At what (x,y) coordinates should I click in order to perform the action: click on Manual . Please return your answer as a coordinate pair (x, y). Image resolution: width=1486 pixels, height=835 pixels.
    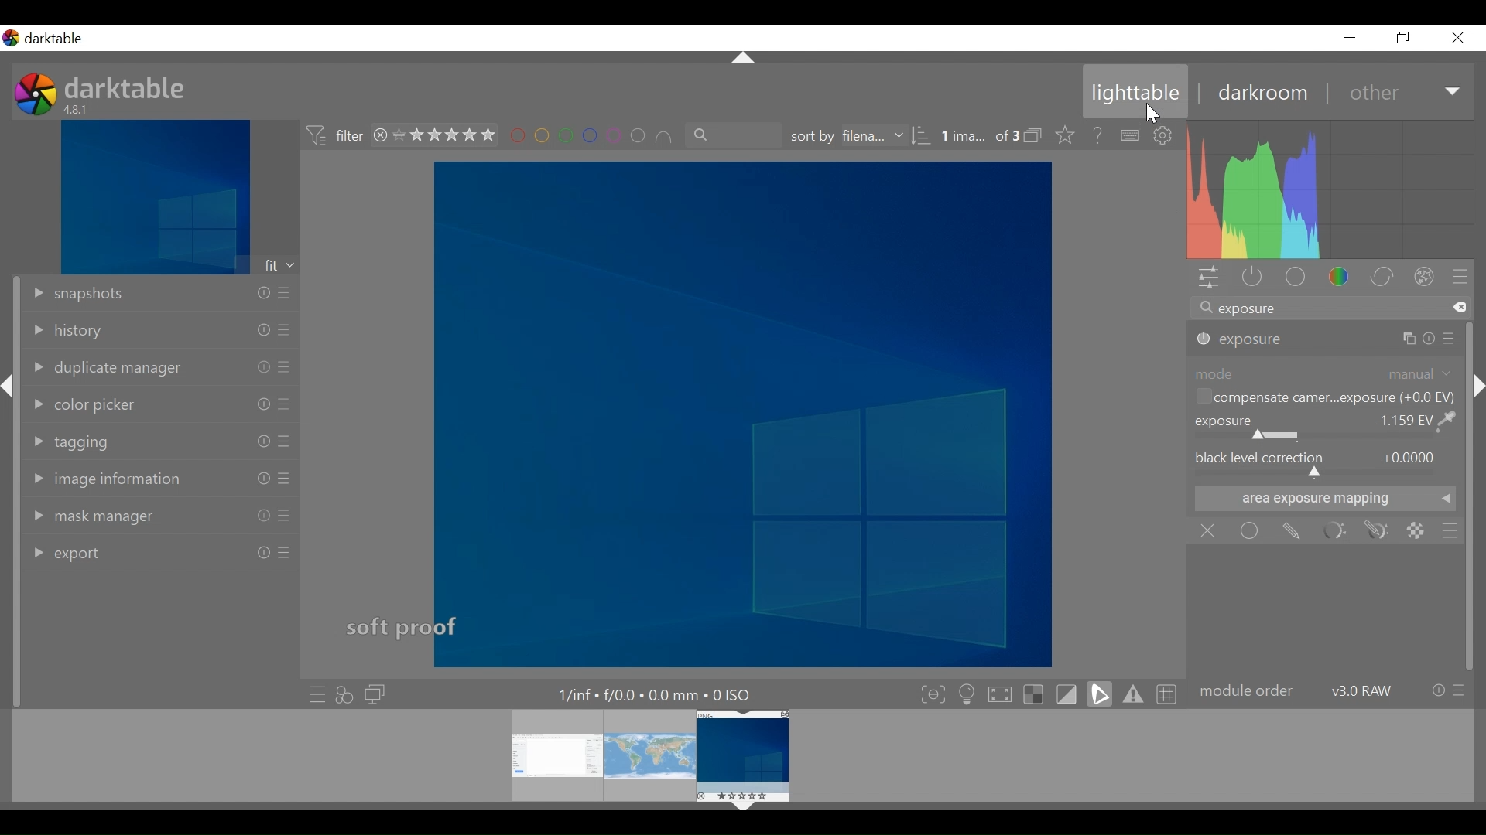
    Looking at the image, I should click on (1421, 373).